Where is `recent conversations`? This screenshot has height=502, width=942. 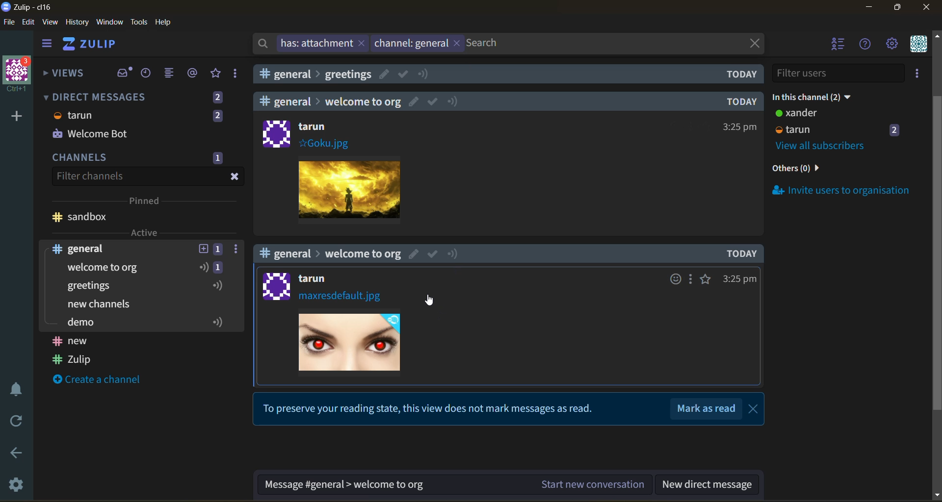 recent conversations is located at coordinates (147, 74).